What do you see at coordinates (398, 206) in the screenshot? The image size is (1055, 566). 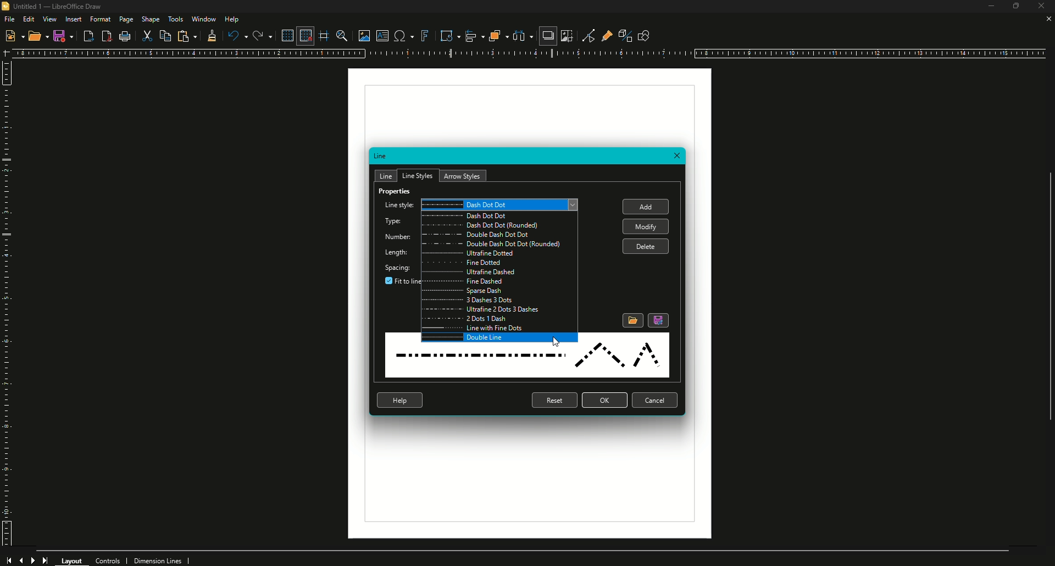 I see `Line Style` at bounding box center [398, 206].